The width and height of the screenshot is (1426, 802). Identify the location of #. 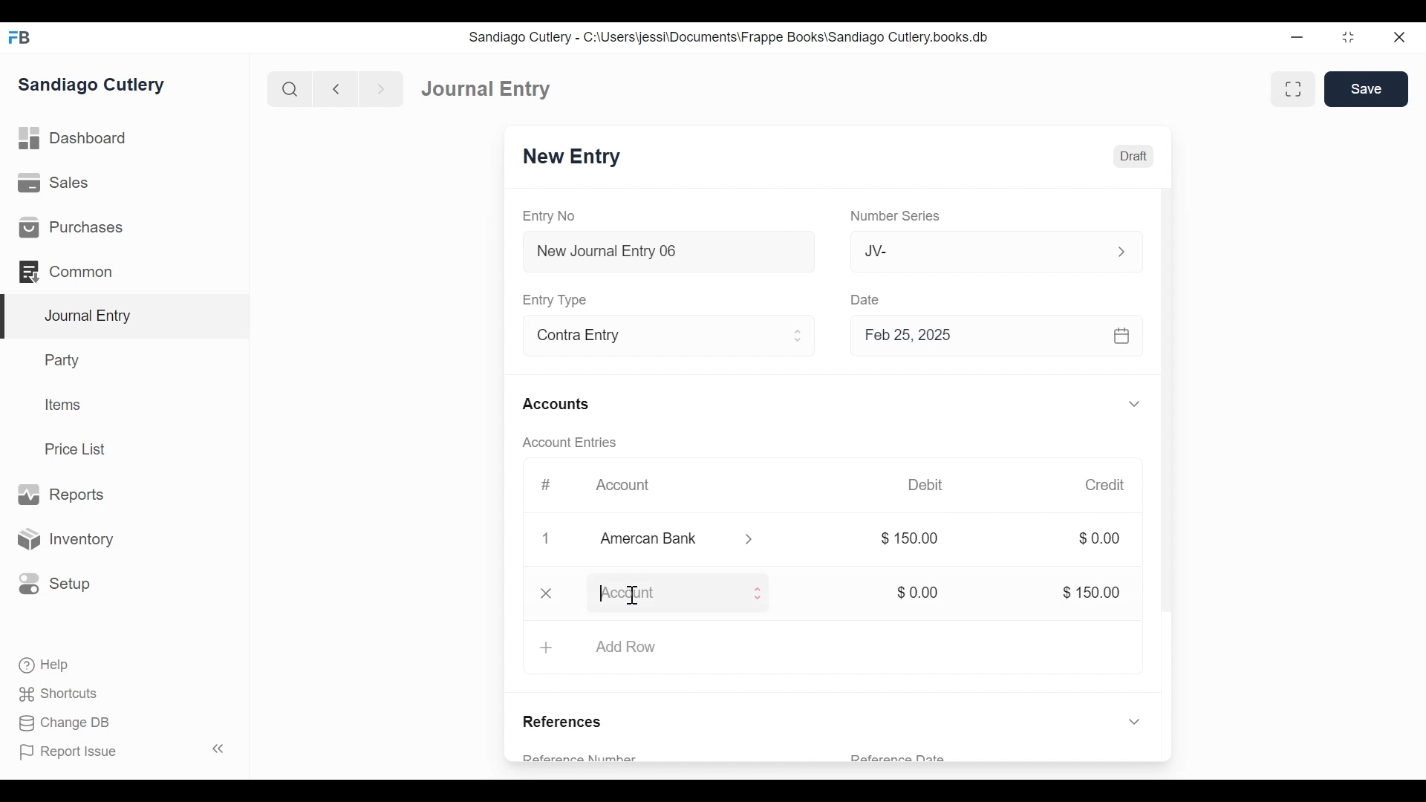
(545, 485).